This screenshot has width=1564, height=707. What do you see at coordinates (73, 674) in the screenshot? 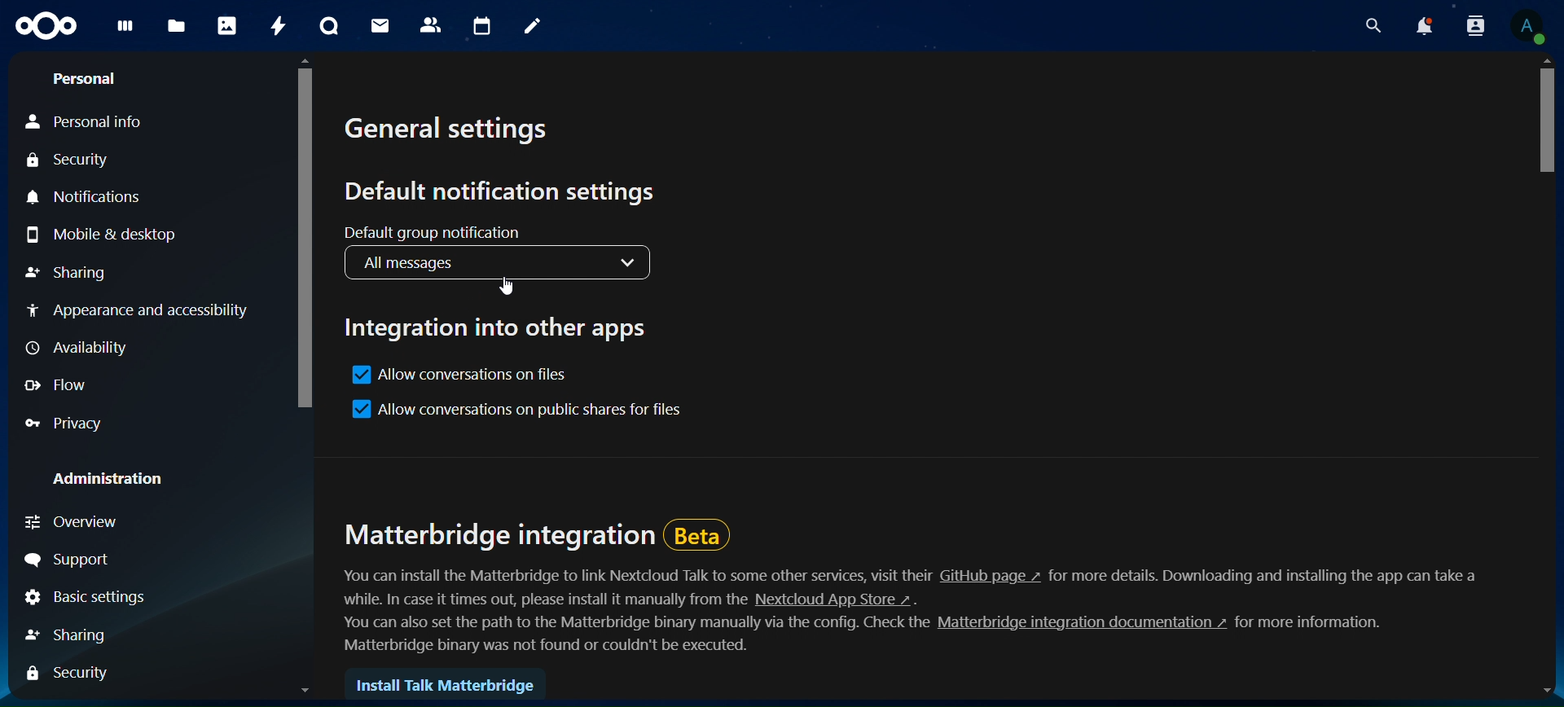
I see `security` at bounding box center [73, 674].